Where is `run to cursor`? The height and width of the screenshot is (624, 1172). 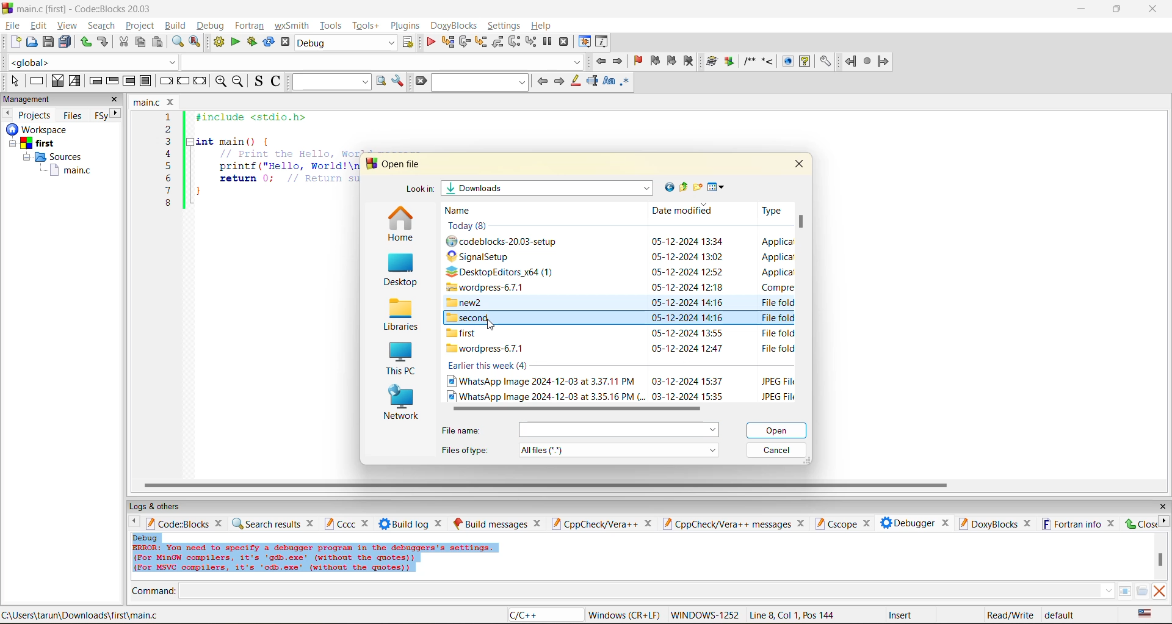
run to cursor is located at coordinates (447, 42).